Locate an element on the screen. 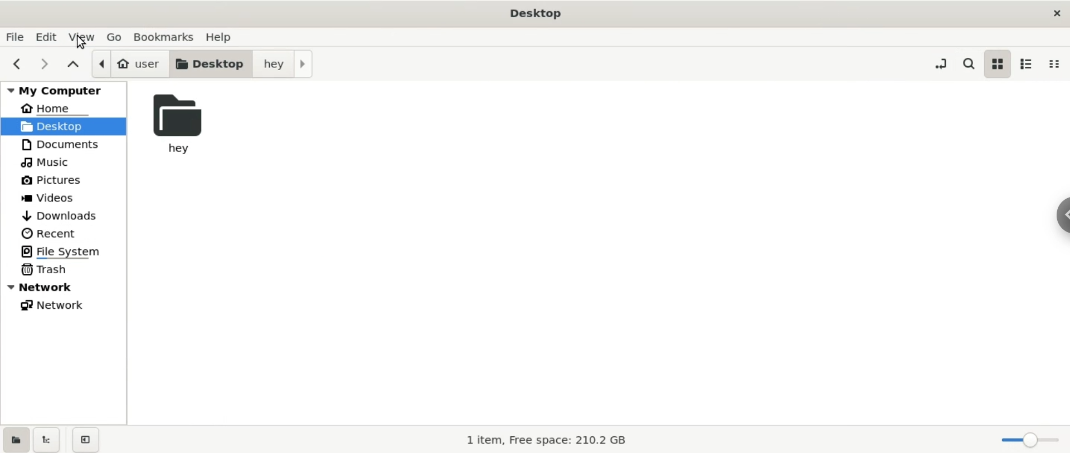  icon view is located at coordinates (997, 65).